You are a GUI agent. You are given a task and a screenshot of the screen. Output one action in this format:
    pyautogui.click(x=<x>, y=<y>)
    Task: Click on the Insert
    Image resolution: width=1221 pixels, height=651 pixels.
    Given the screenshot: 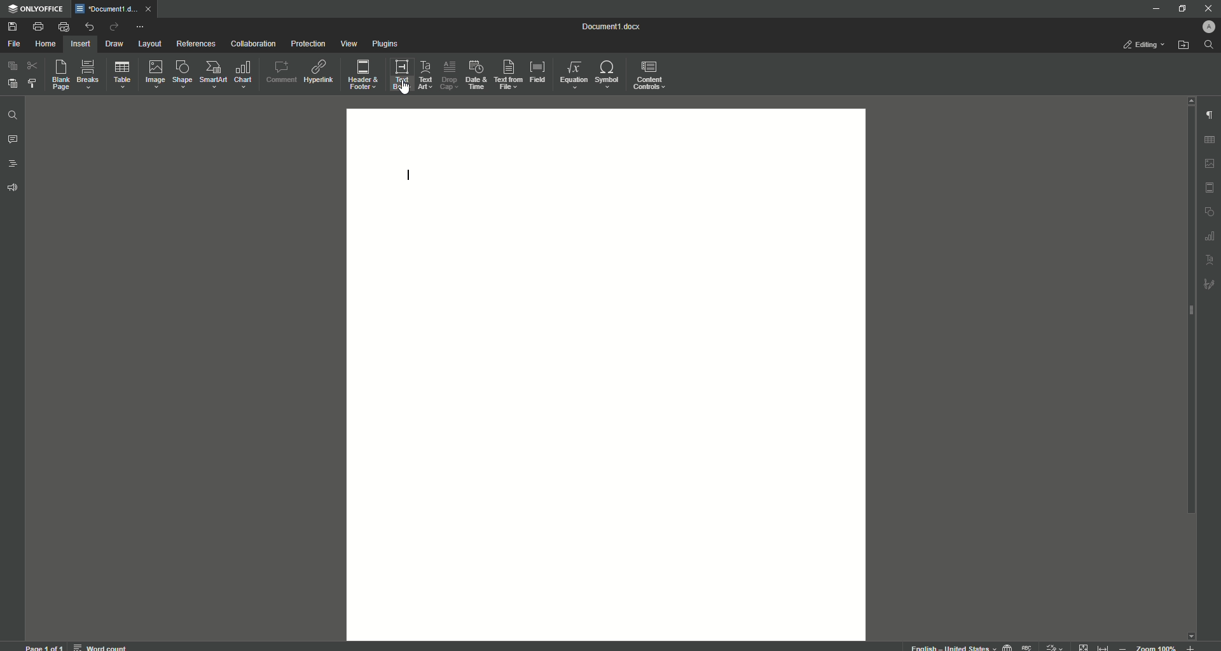 What is the action you would take?
    pyautogui.click(x=79, y=43)
    